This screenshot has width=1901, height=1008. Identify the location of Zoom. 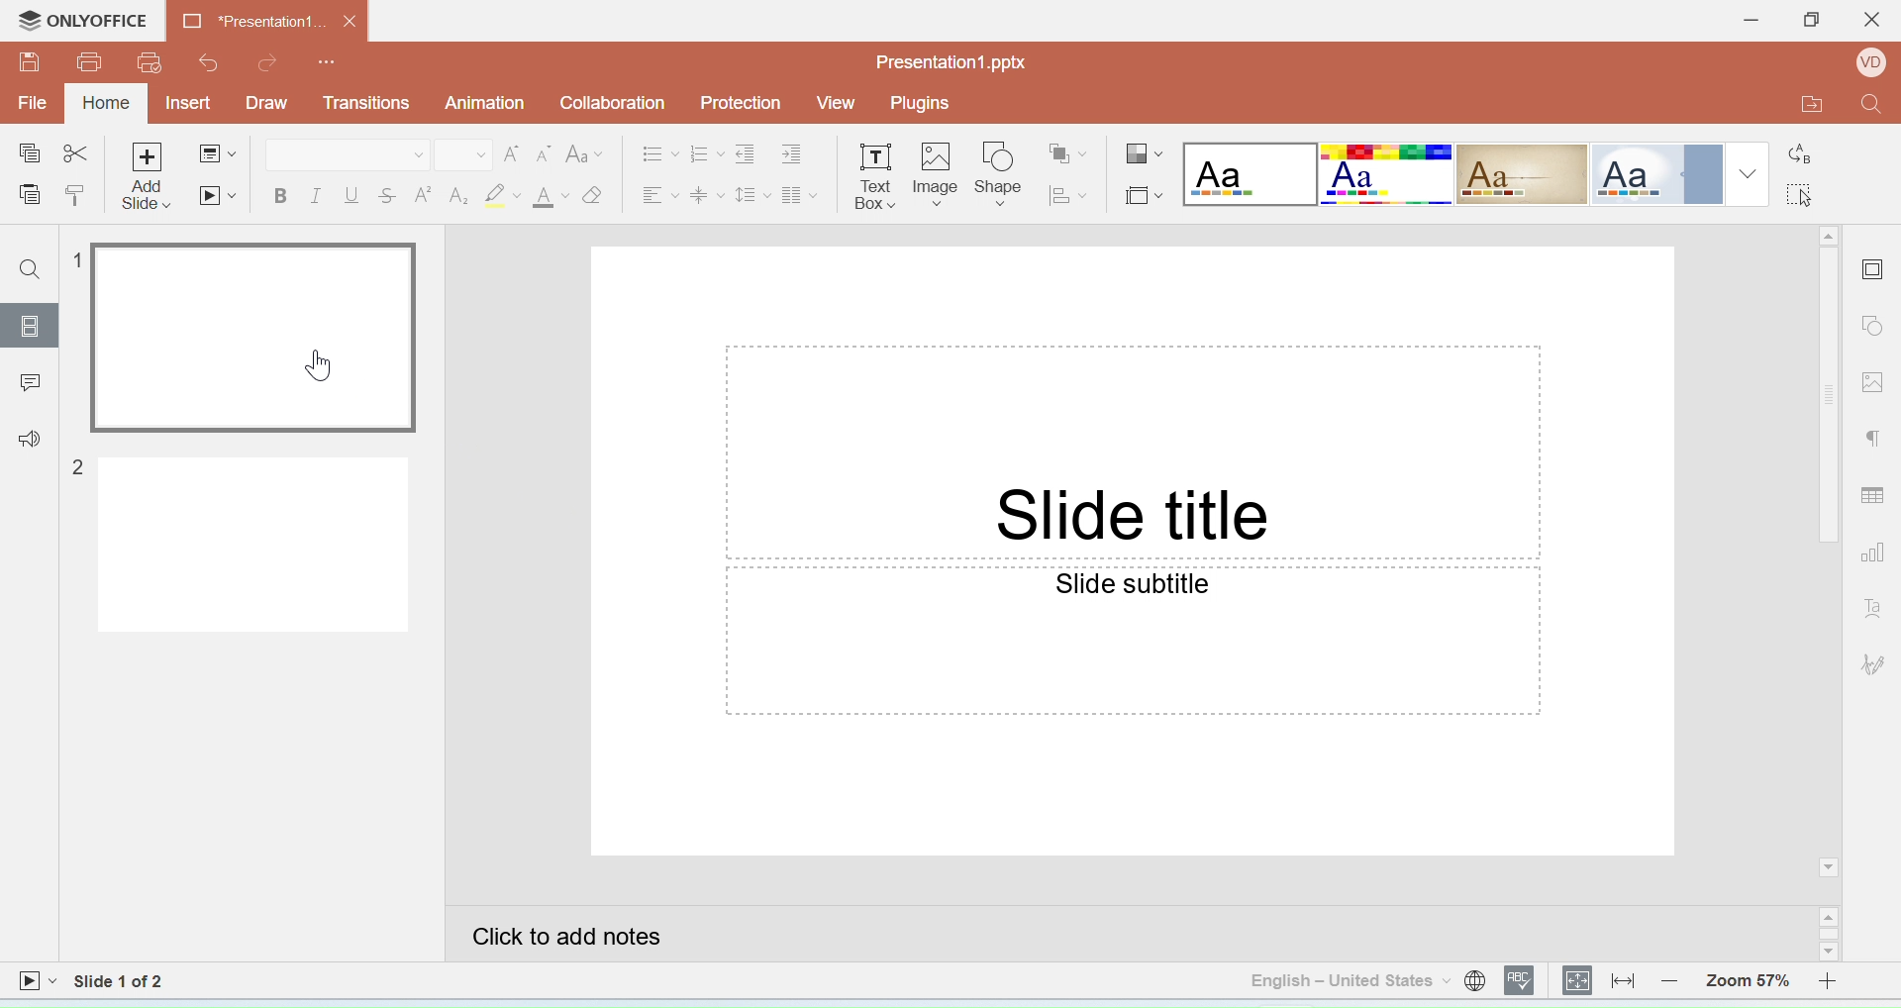
(1748, 977).